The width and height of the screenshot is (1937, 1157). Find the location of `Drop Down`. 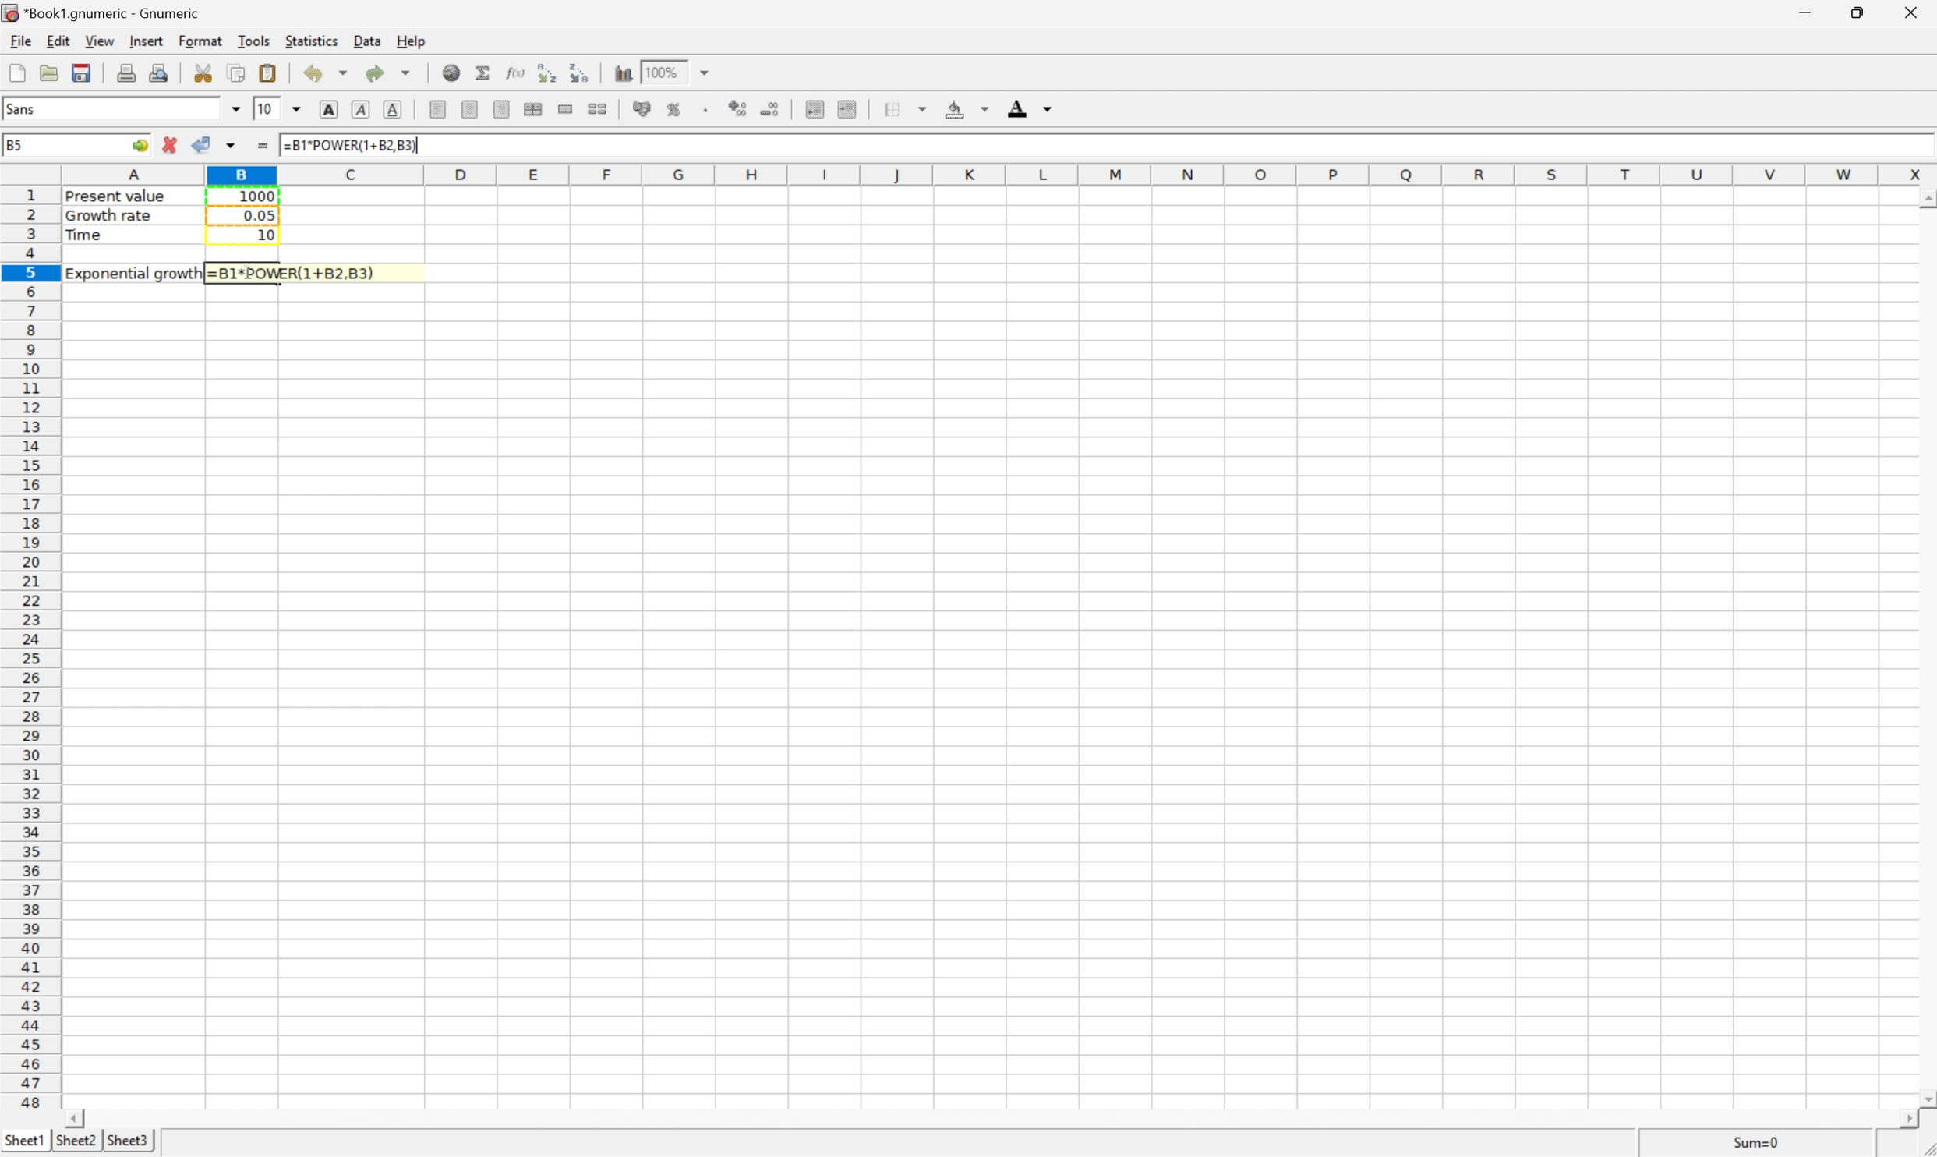

Drop Down is located at coordinates (709, 73).